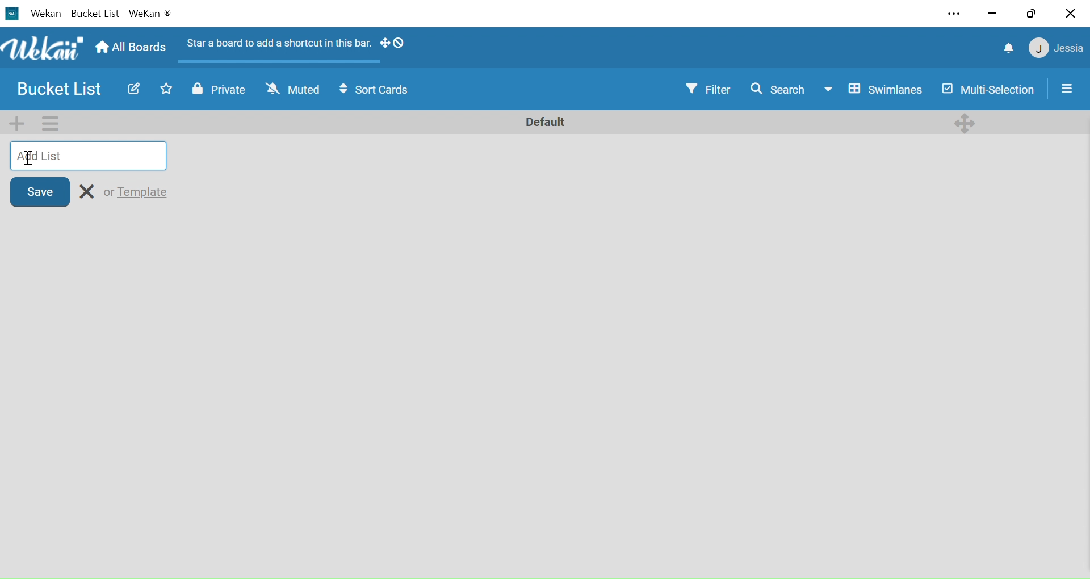 The image size is (1090, 579). I want to click on Toggle handle on/off, so click(393, 45).